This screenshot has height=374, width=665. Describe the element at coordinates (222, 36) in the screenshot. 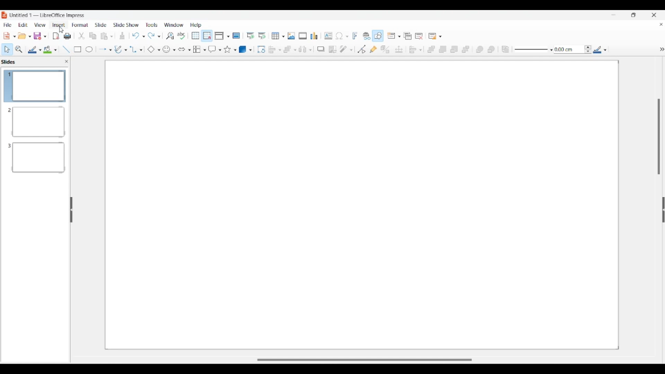

I see `Display view options` at that location.